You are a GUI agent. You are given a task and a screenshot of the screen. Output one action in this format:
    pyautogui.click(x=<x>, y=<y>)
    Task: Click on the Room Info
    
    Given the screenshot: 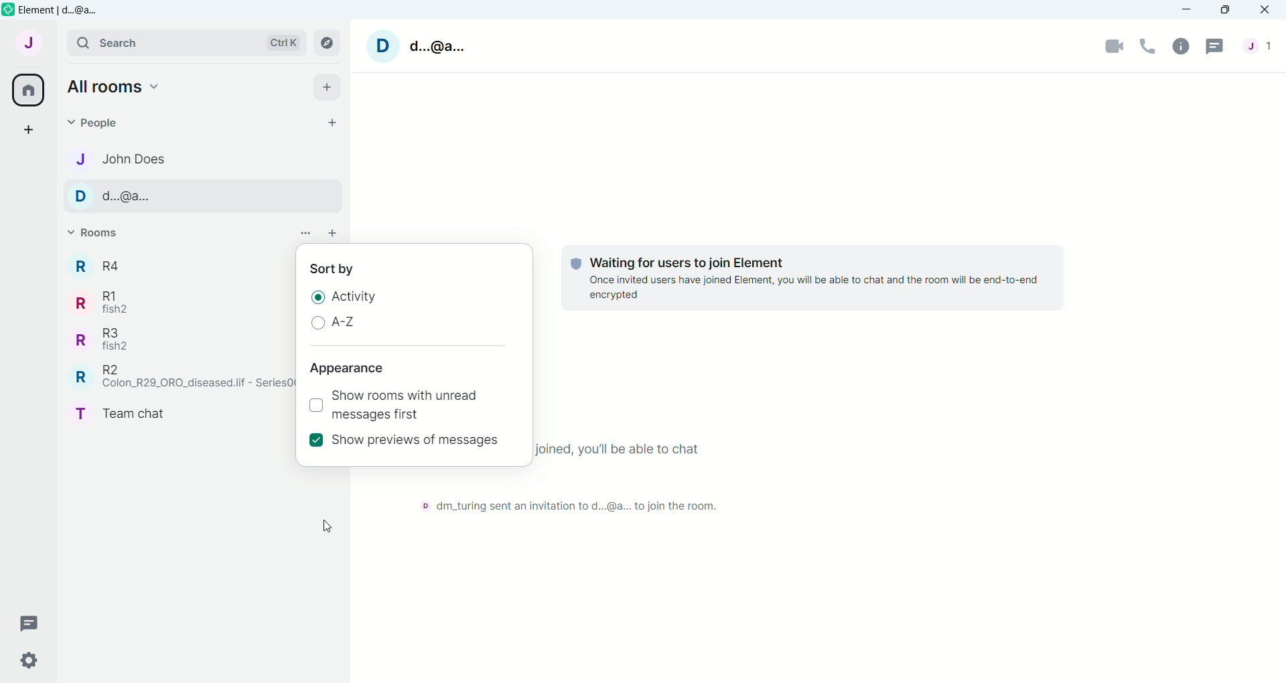 What is the action you would take?
    pyautogui.click(x=1183, y=45)
    